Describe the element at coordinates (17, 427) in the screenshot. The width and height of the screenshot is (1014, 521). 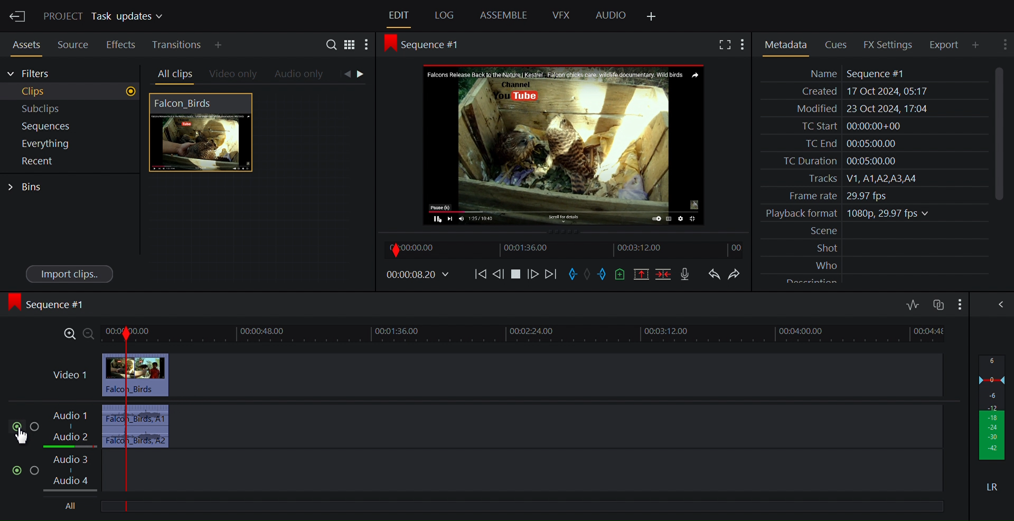
I see `(un)mute` at that location.